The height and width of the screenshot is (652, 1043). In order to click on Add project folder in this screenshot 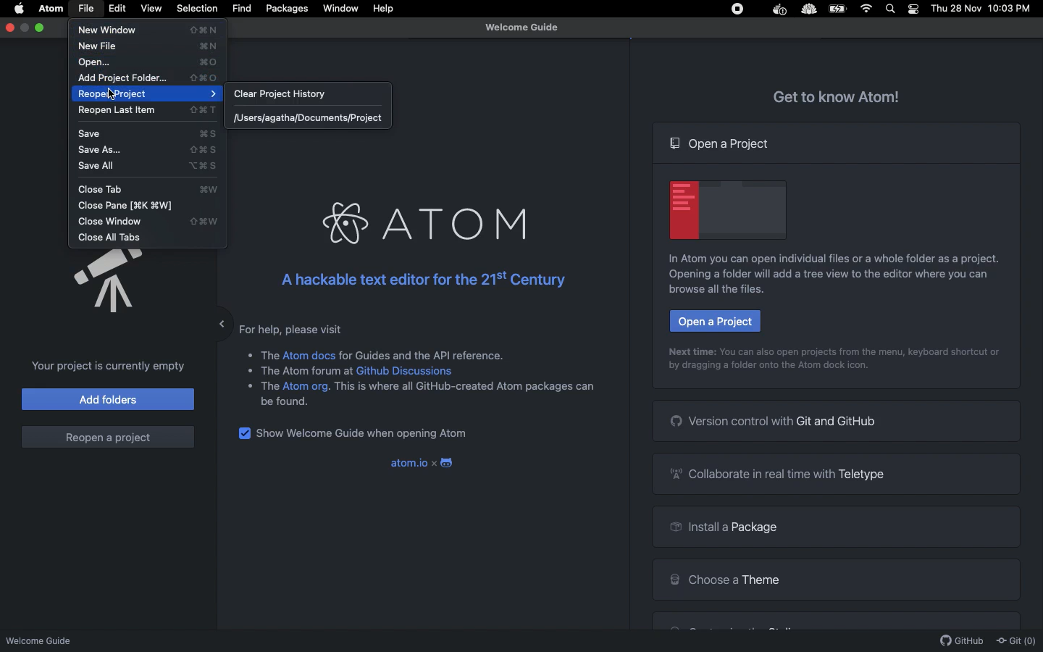, I will do `click(148, 78)`.